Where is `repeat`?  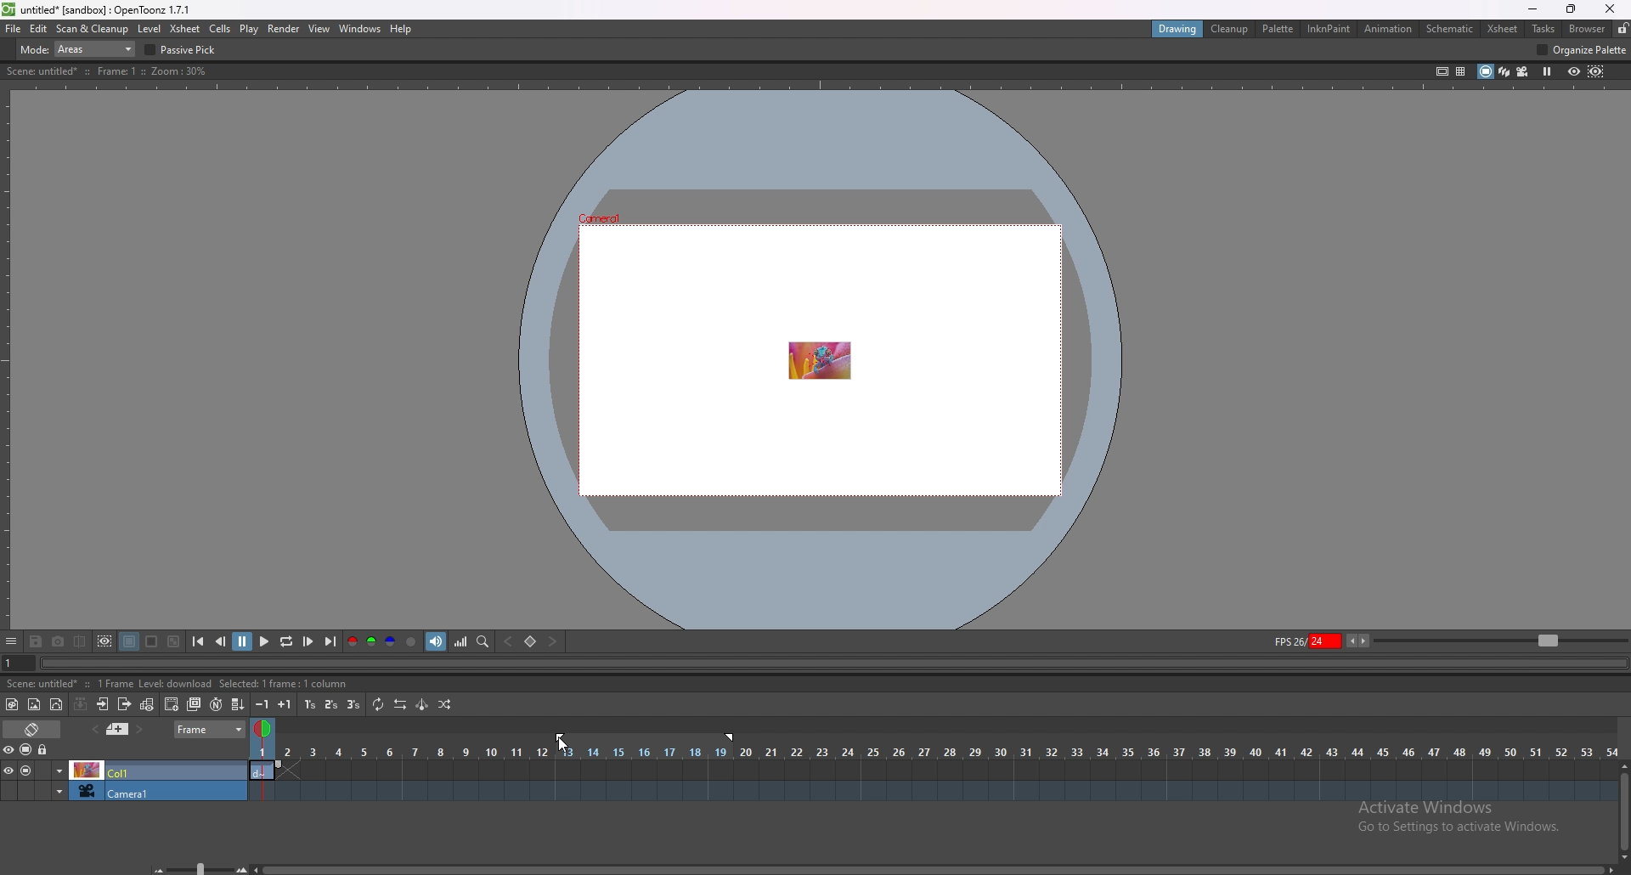 repeat is located at coordinates (380, 705).